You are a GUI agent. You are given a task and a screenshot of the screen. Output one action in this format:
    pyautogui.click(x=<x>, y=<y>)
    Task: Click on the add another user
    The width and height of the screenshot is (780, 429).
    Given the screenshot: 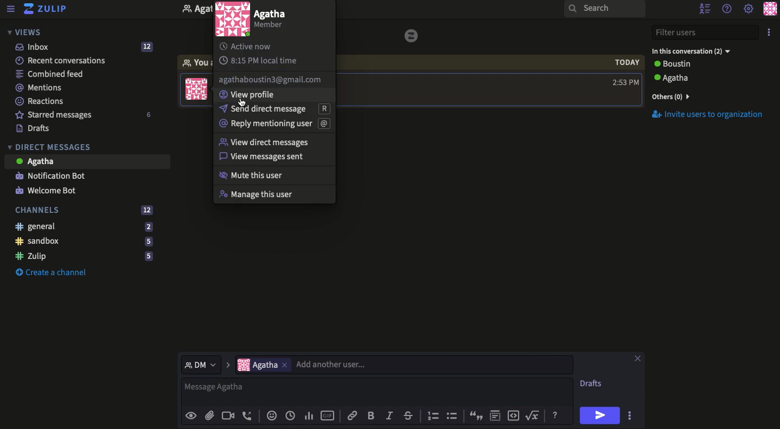 What is the action you would take?
    pyautogui.click(x=435, y=365)
    